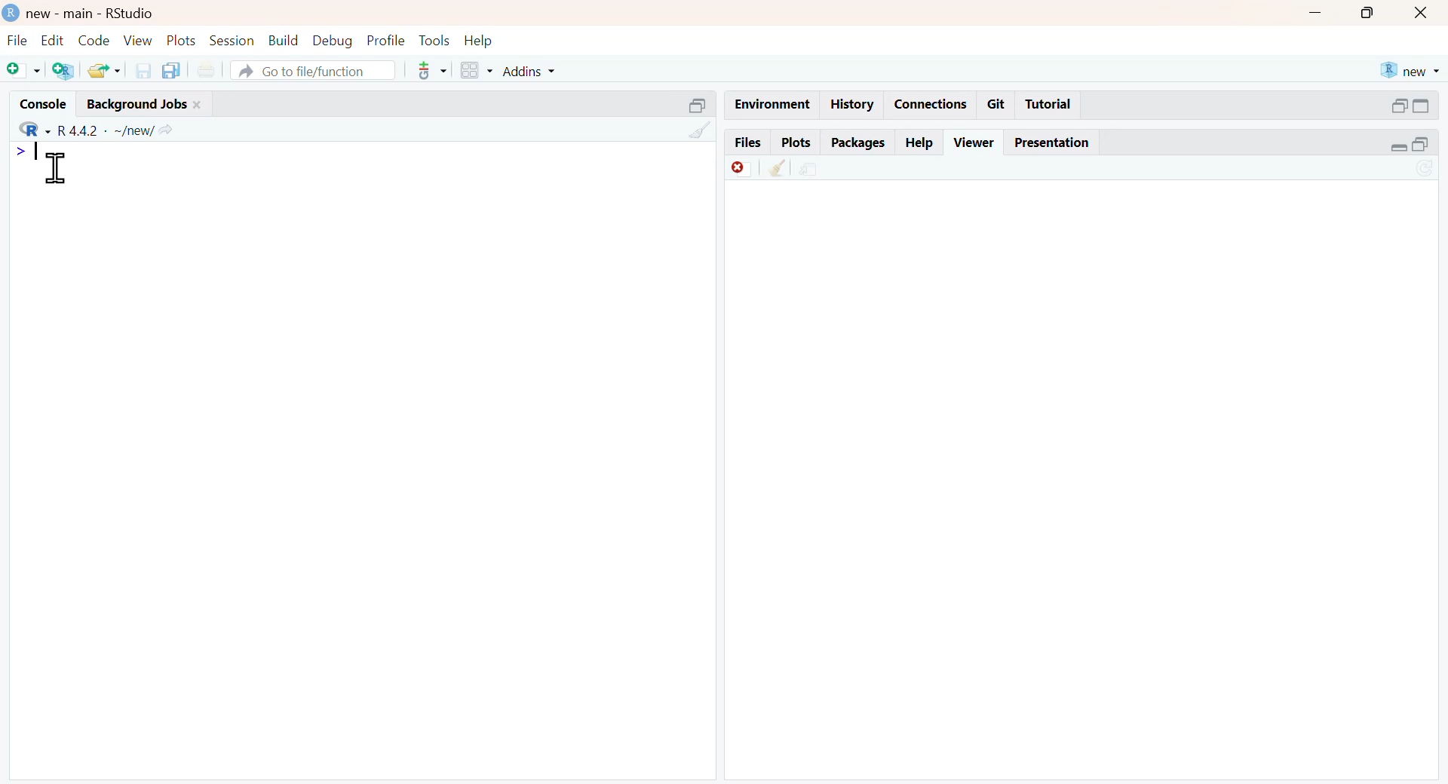  Describe the element at coordinates (917, 142) in the screenshot. I see `Help` at that location.